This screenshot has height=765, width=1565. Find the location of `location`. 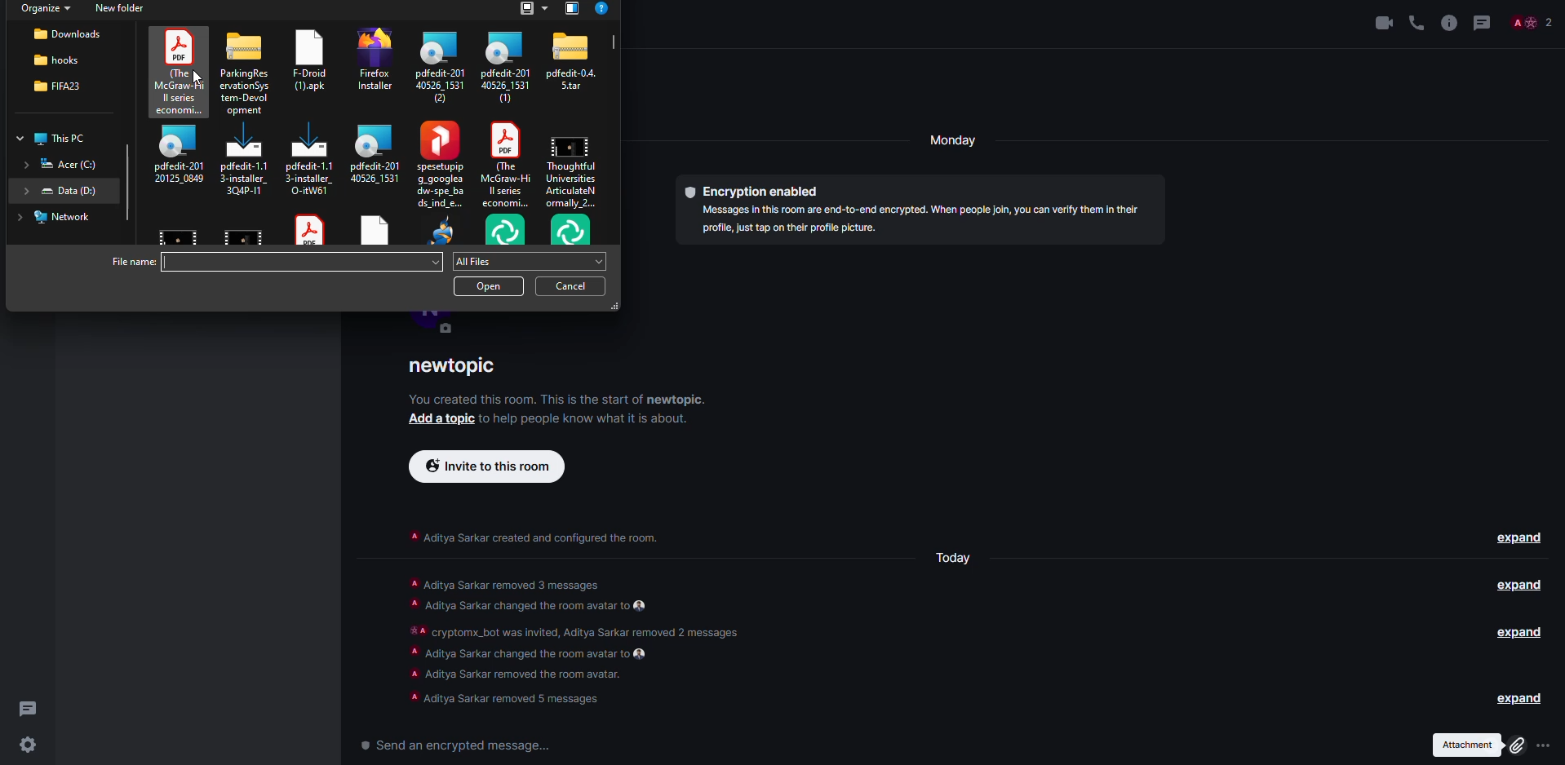

location is located at coordinates (54, 218).